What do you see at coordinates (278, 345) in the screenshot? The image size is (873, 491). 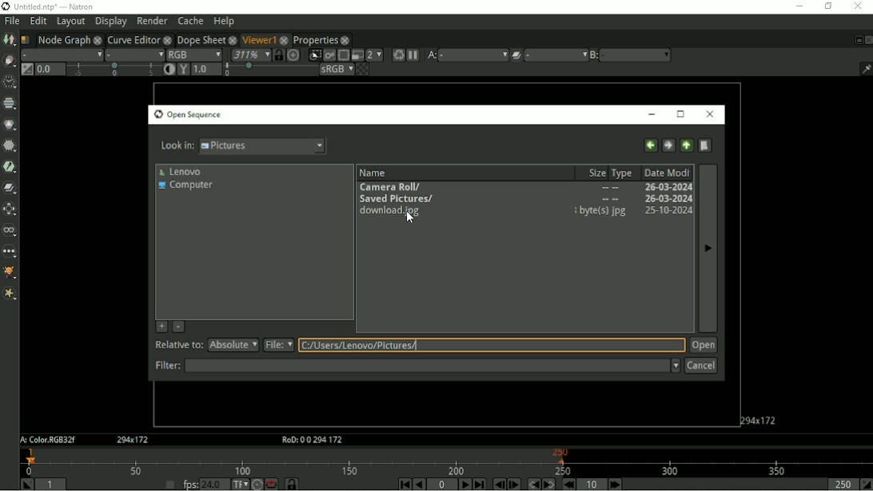 I see `file:` at bounding box center [278, 345].